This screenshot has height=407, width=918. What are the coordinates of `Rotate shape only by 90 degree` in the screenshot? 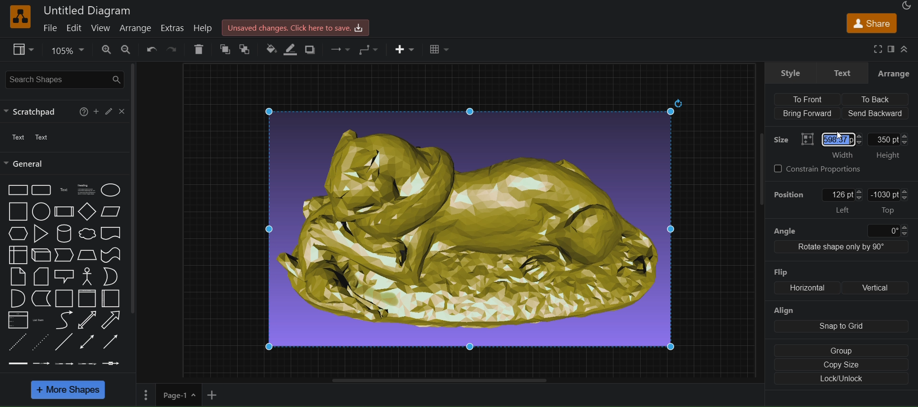 It's located at (841, 248).